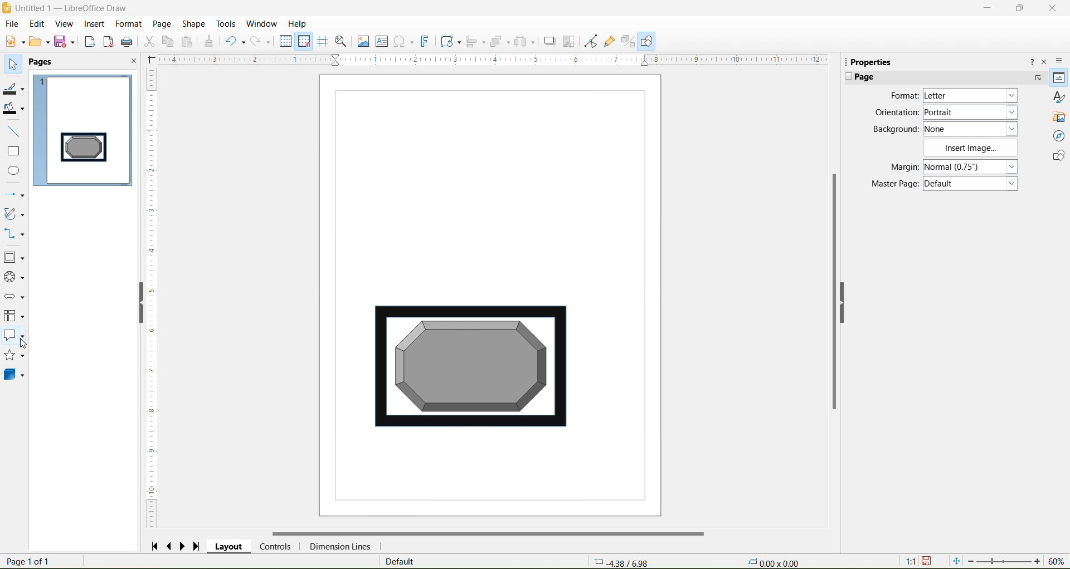 The width and height of the screenshot is (1070, 569). I want to click on 60%, so click(1058, 561).